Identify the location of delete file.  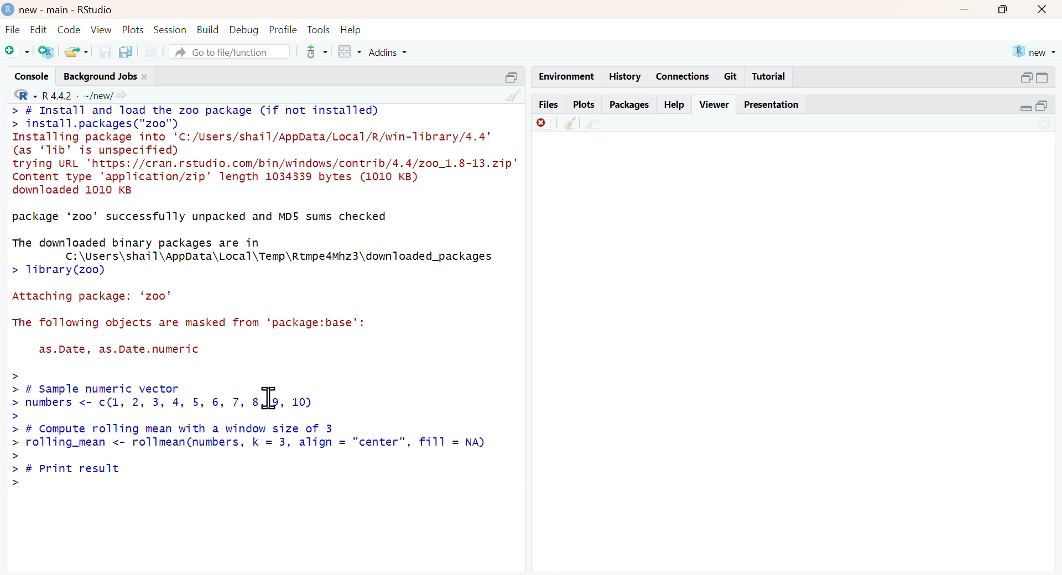
(544, 124).